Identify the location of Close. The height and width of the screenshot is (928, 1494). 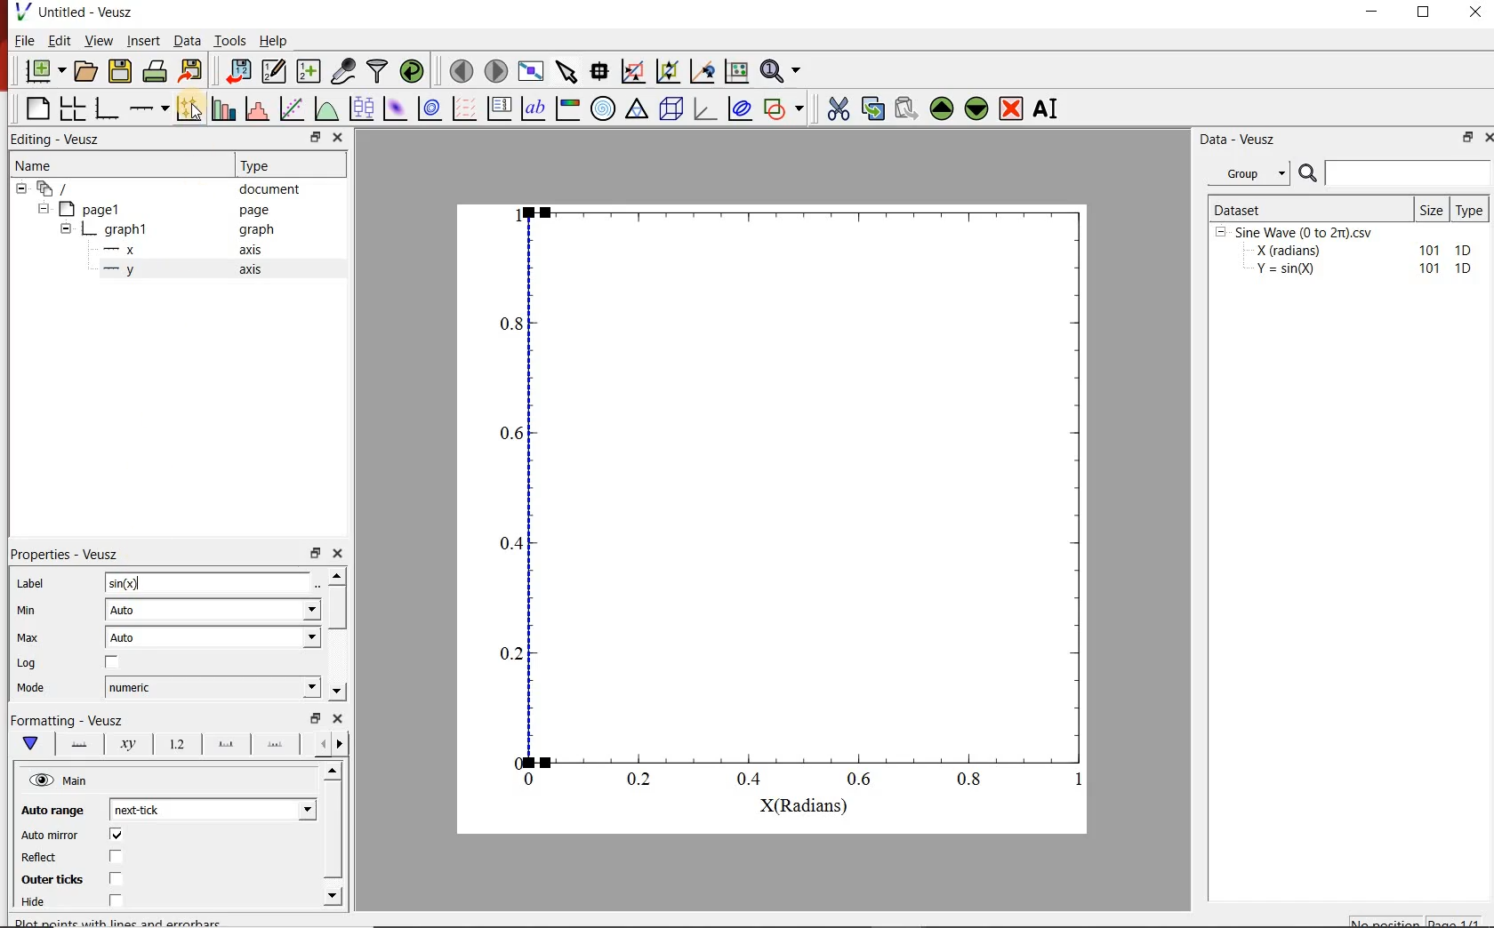
(338, 139).